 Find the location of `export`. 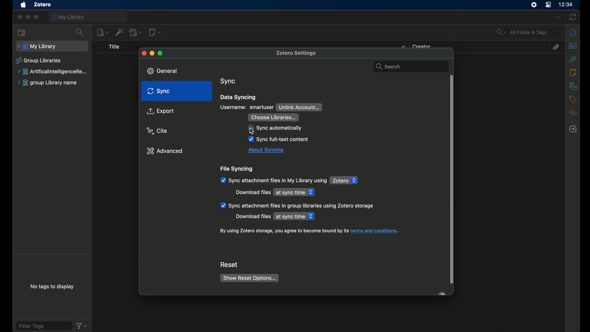

export is located at coordinates (160, 112).